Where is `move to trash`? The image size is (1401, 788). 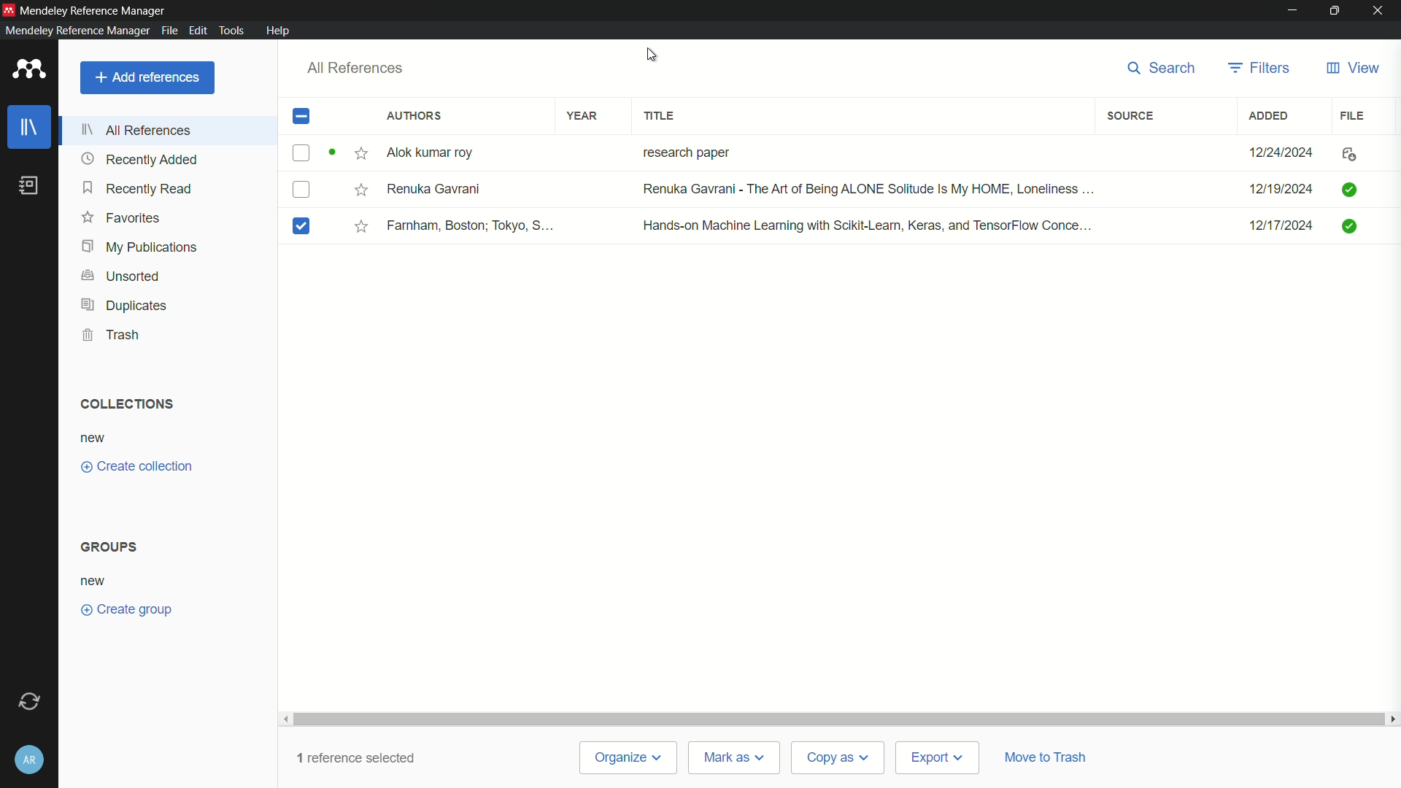
move to trash is located at coordinates (1046, 757).